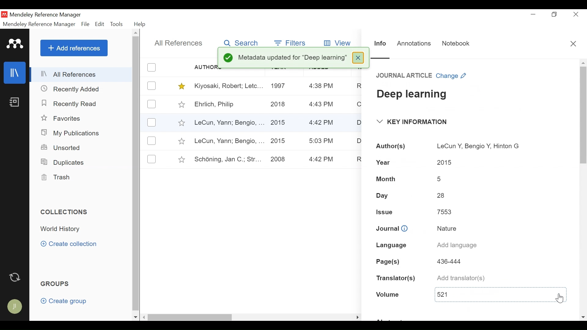 The image size is (587, 330). What do you see at coordinates (290, 42) in the screenshot?
I see `Filters` at bounding box center [290, 42].